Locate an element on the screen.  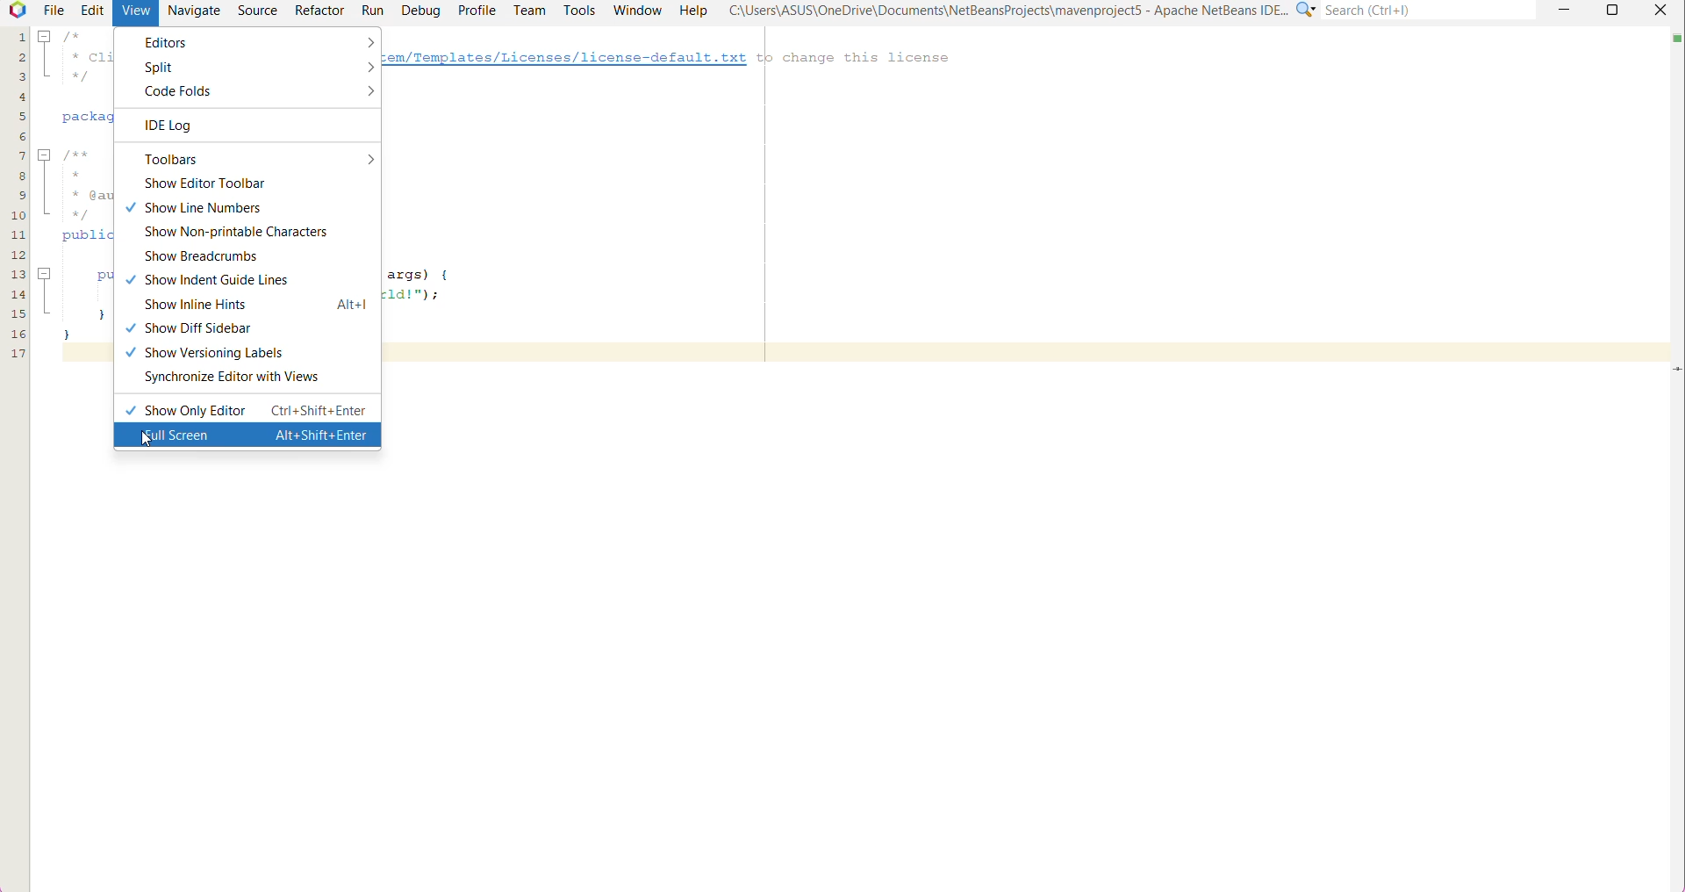
Source is located at coordinates (258, 11).